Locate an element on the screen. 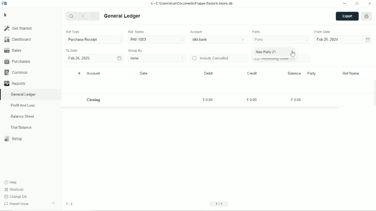 This screenshot has width=376, height=211. PAY-1003 is located at coordinates (157, 39).